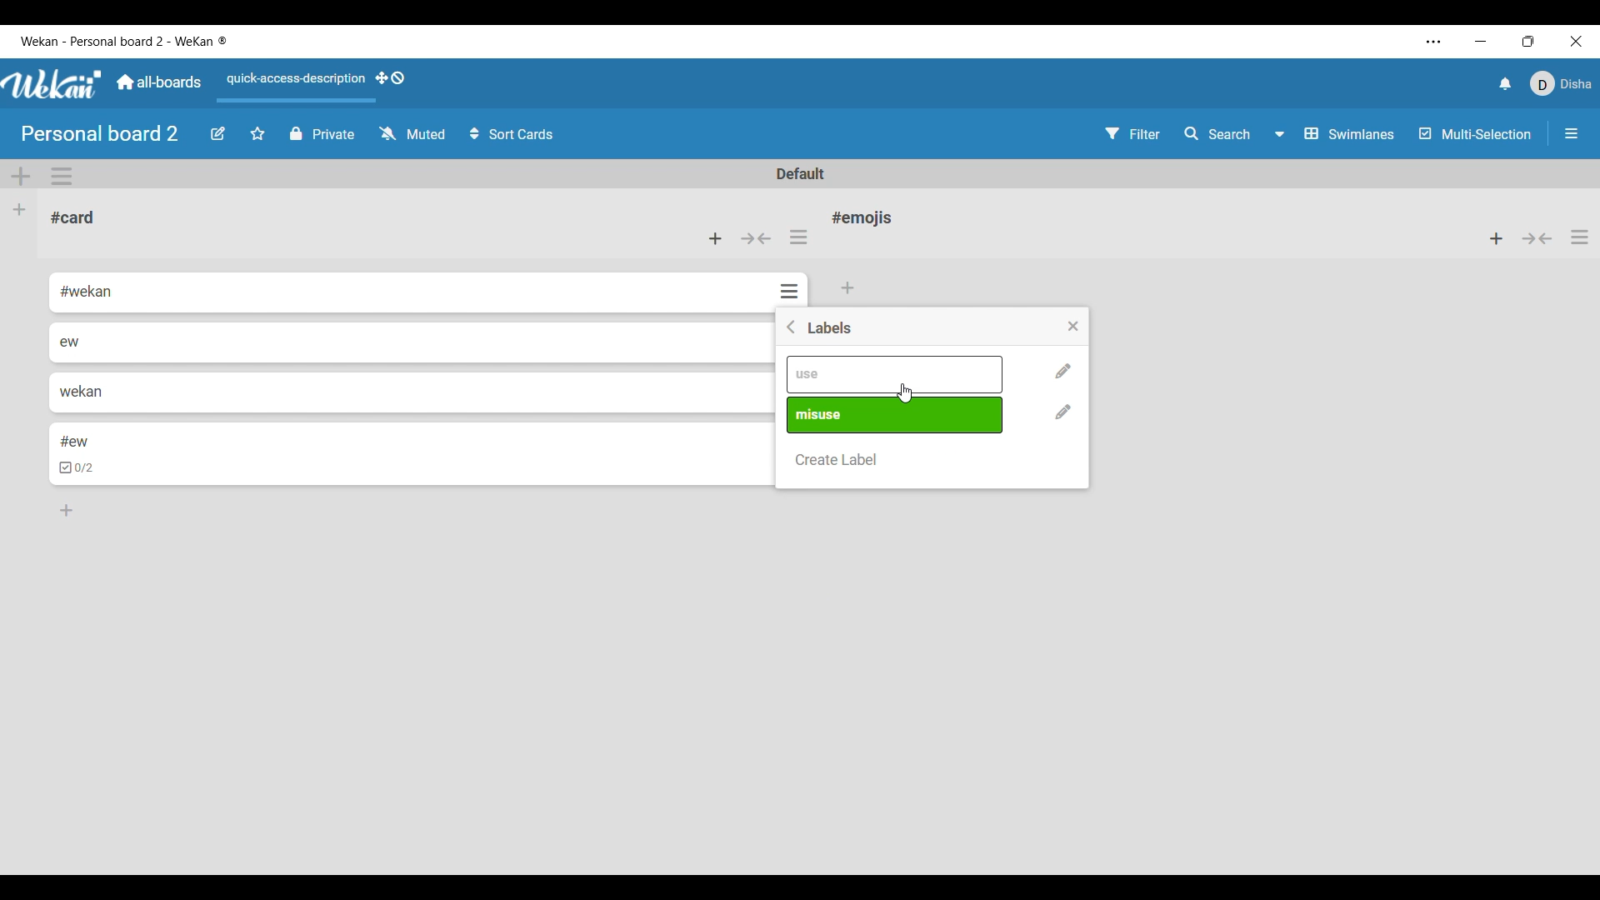  Describe the element at coordinates (293, 79) in the screenshot. I see `Quick access description` at that location.